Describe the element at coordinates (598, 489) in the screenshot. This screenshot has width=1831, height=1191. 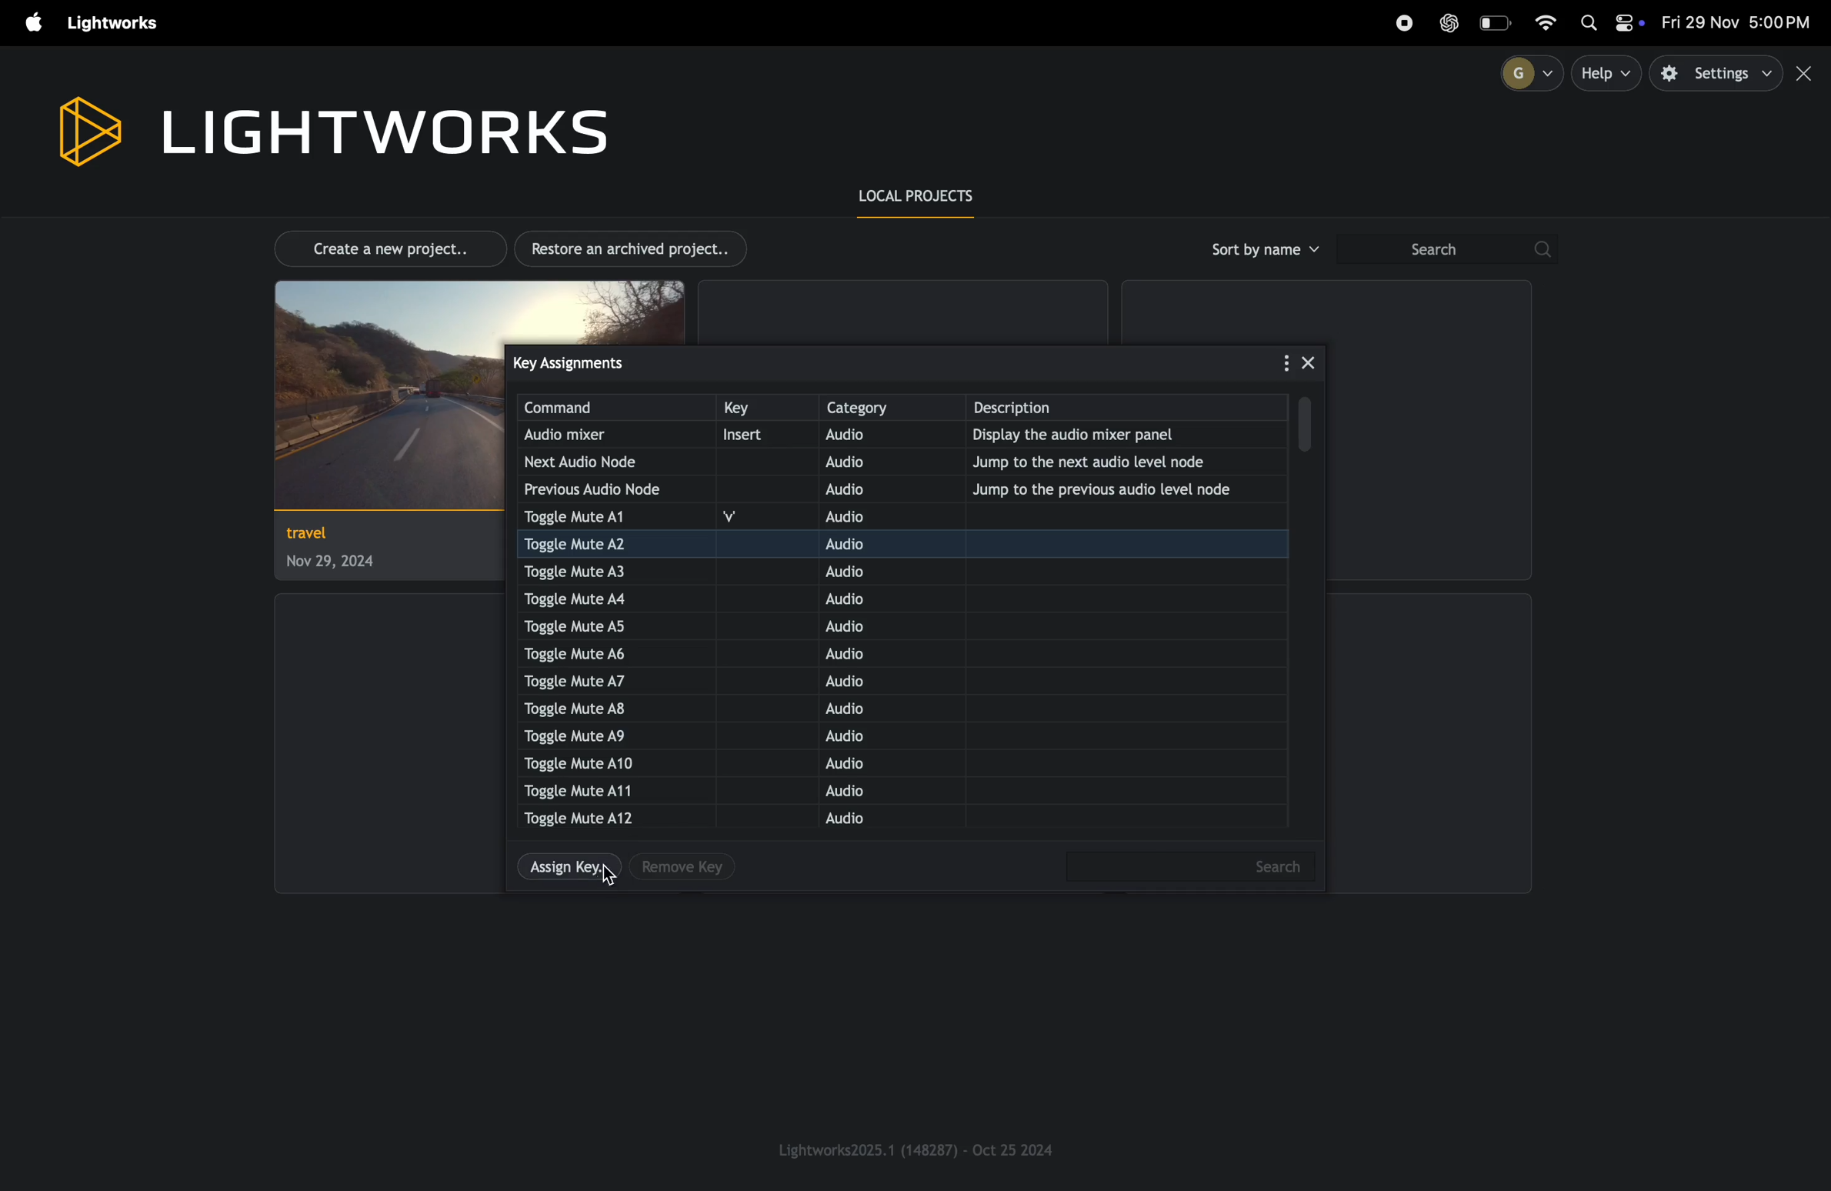
I see `previous audio node` at that location.